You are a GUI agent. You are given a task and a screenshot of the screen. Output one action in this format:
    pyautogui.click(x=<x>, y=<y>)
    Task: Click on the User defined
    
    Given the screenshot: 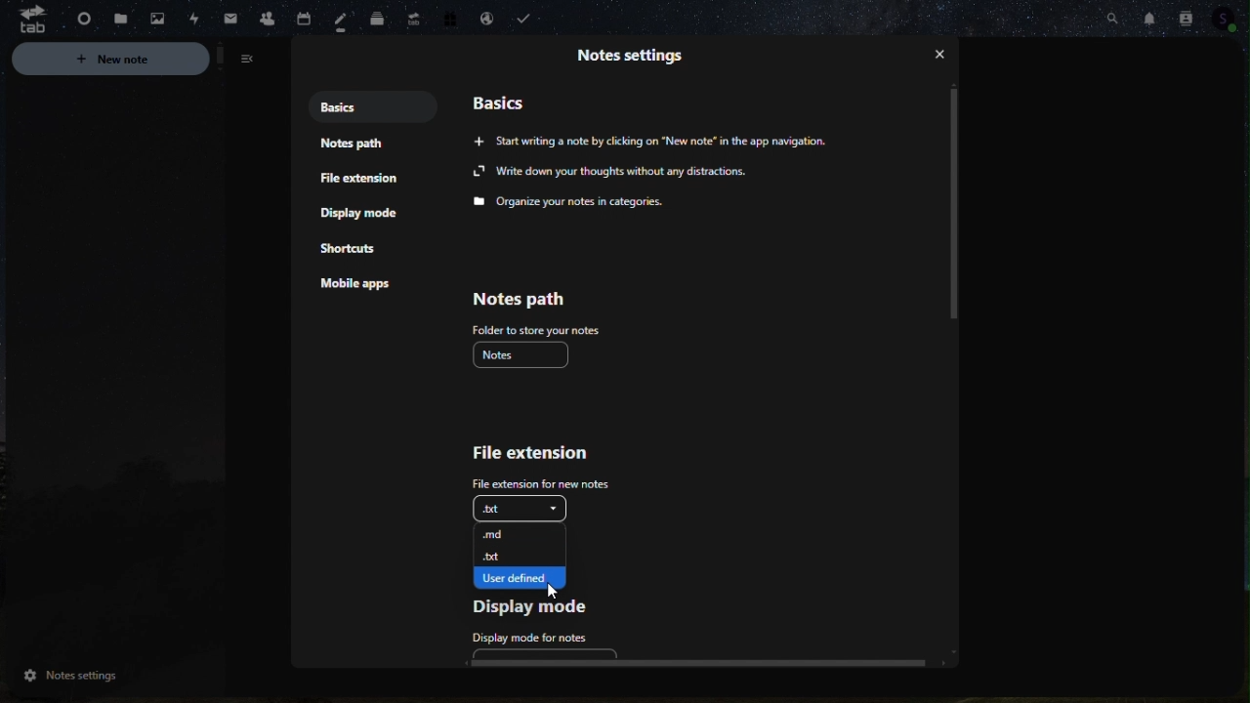 What is the action you would take?
    pyautogui.click(x=521, y=579)
    